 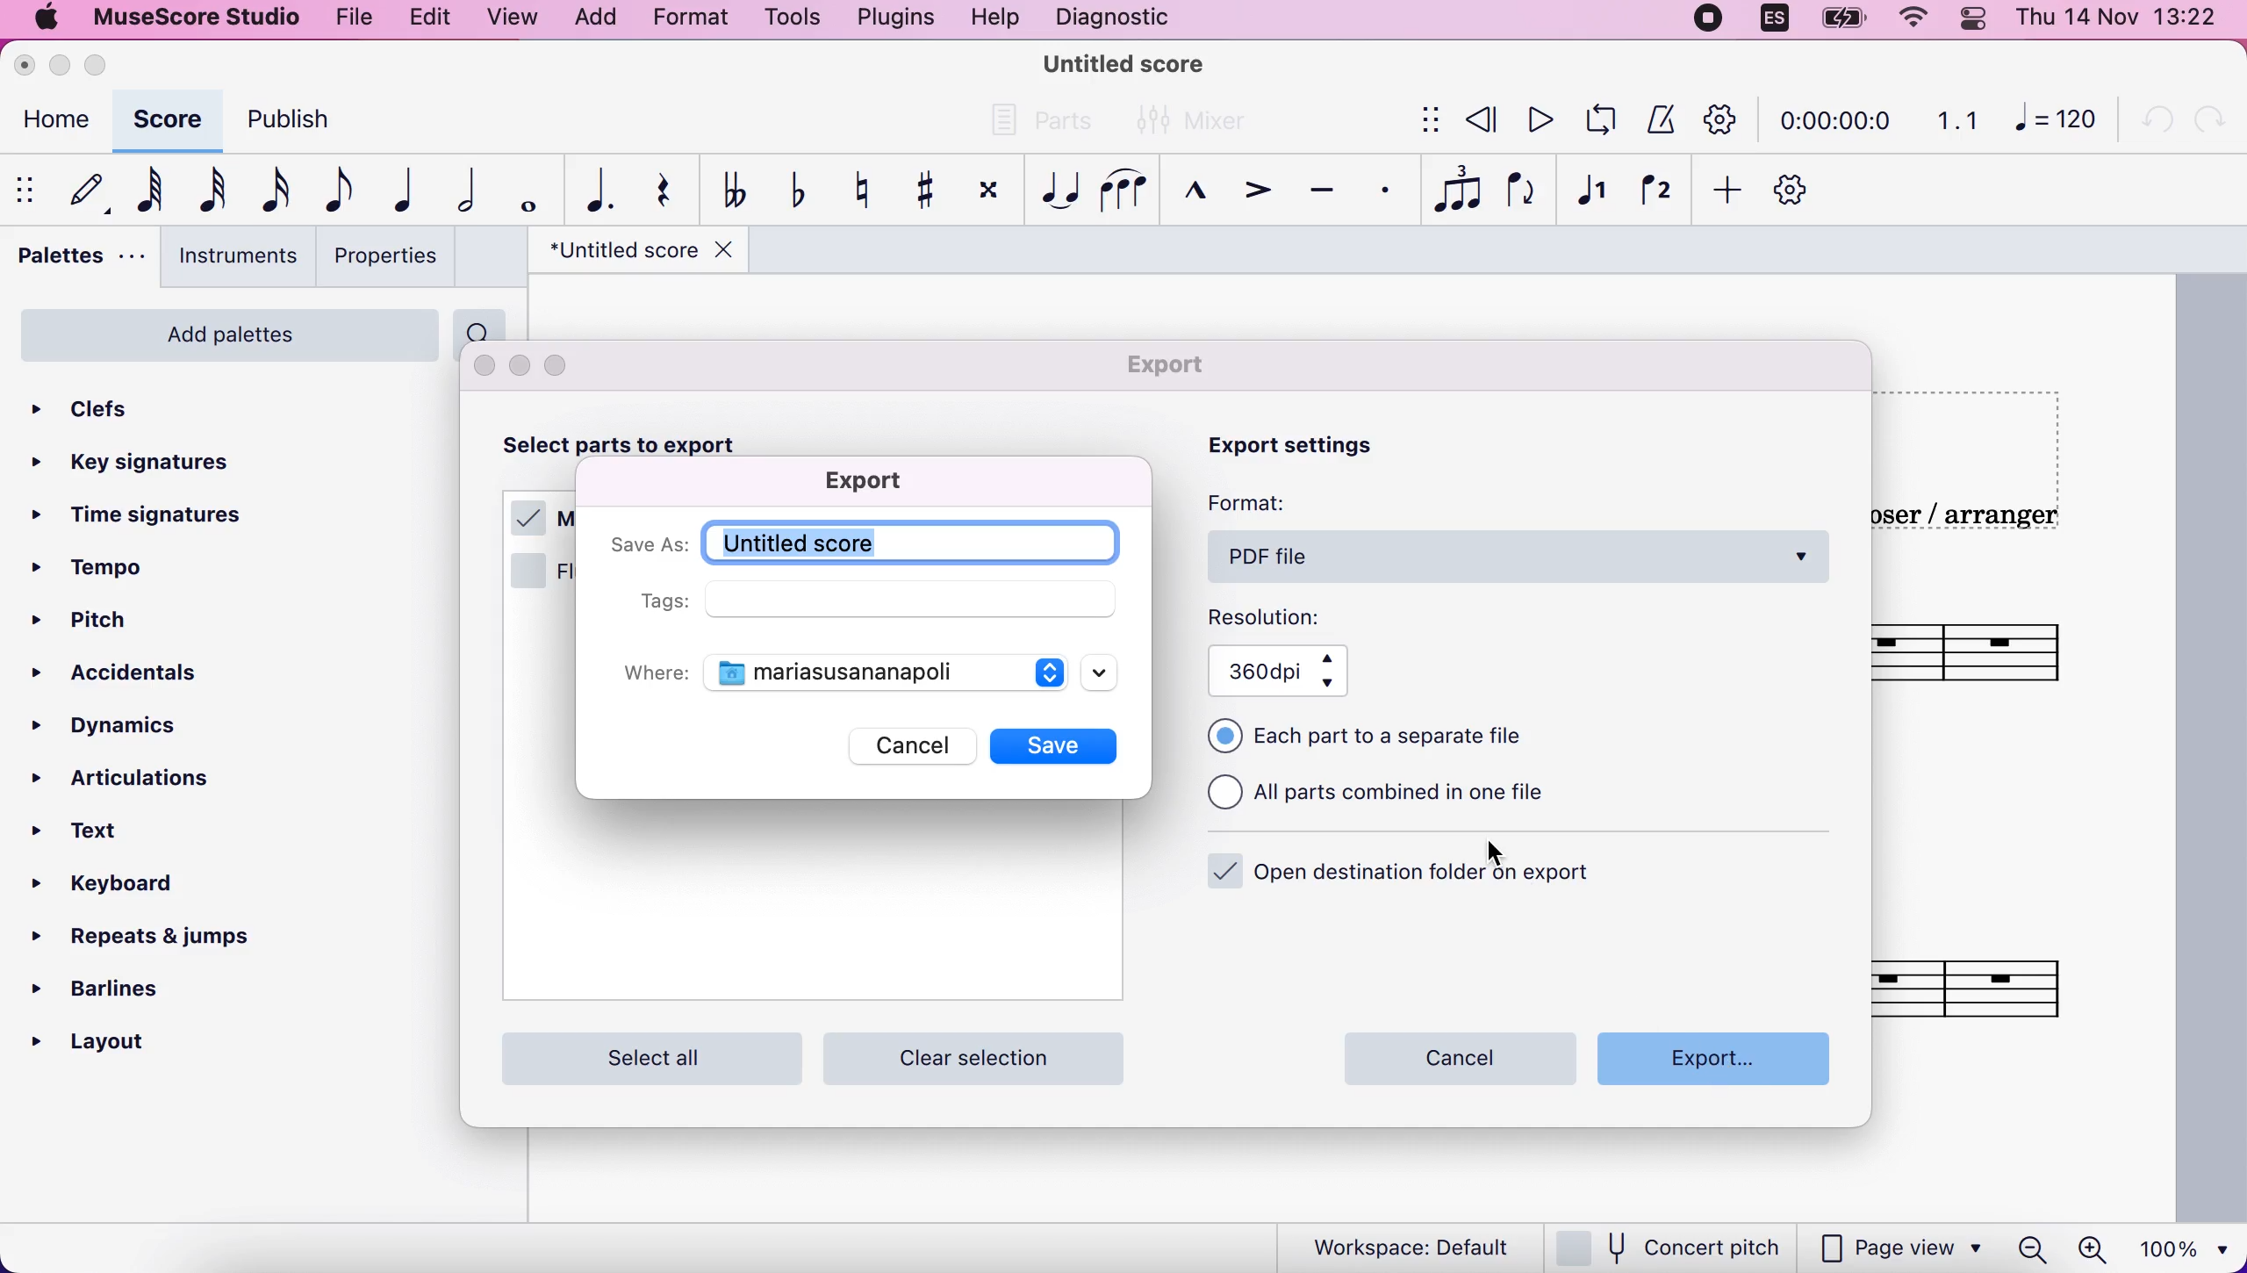 What do you see at coordinates (887, 19) in the screenshot?
I see `plugins` at bounding box center [887, 19].